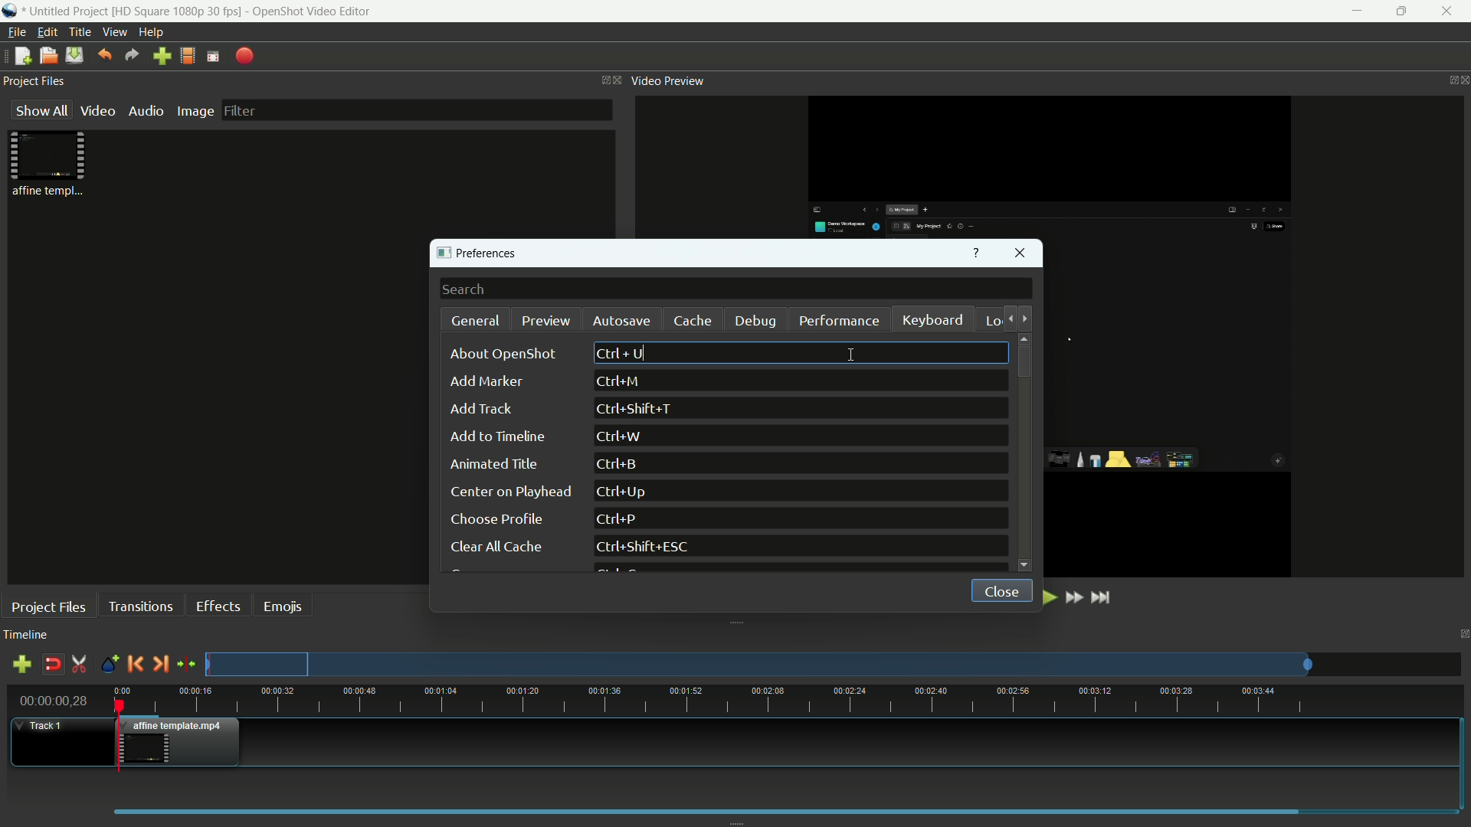  Describe the element at coordinates (195, 111) in the screenshot. I see `image` at that location.